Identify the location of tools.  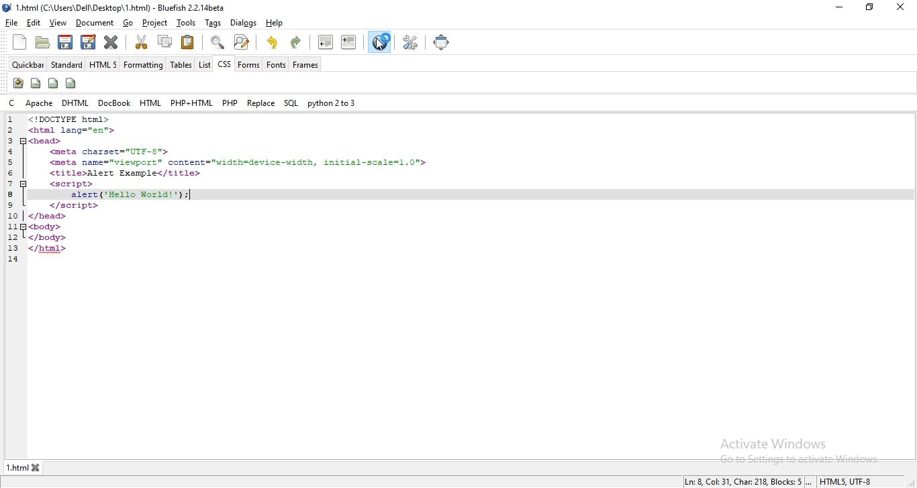
(186, 22).